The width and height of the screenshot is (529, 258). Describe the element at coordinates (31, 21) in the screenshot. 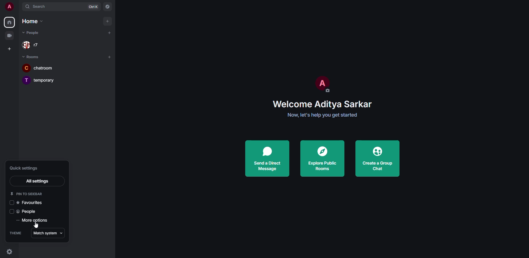

I see `home` at that location.